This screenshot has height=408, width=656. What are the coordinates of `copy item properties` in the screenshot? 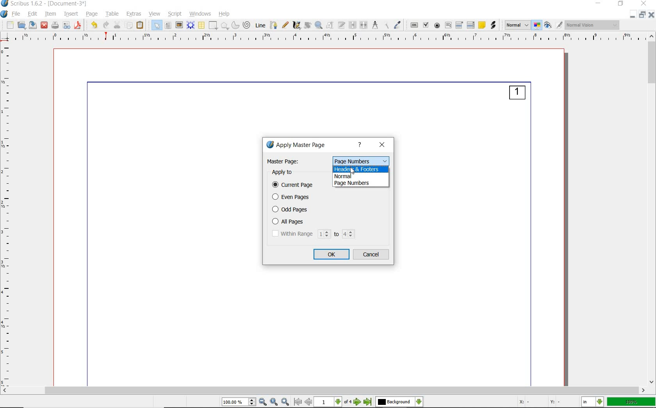 It's located at (386, 25).